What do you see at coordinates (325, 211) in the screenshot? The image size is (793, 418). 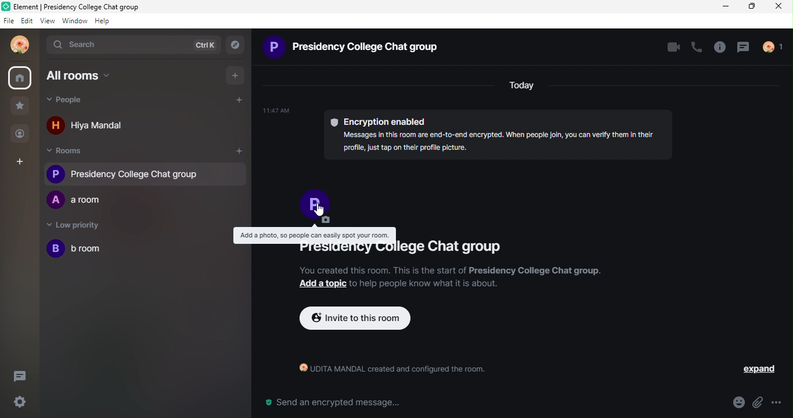 I see `cursor movement` at bounding box center [325, 211].